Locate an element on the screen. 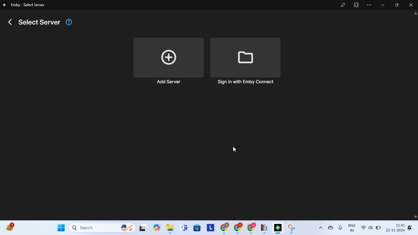 The height and width of the screenshot is (235, 418). add server is located at coordinates (168, 62).